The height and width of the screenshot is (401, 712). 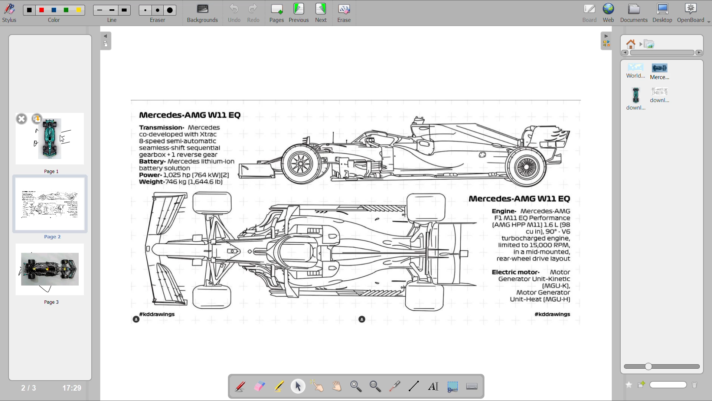 What do you see at coordinates (535, 294) in the screenshot?
I see `J Electric motor- ~~ Motor
Cl Generator Unit-Kinetic
— (MGU-K),
Motor Generator

Unit-Heat (MGU-H)

#kddrawings` at bounding box center [535, 294].